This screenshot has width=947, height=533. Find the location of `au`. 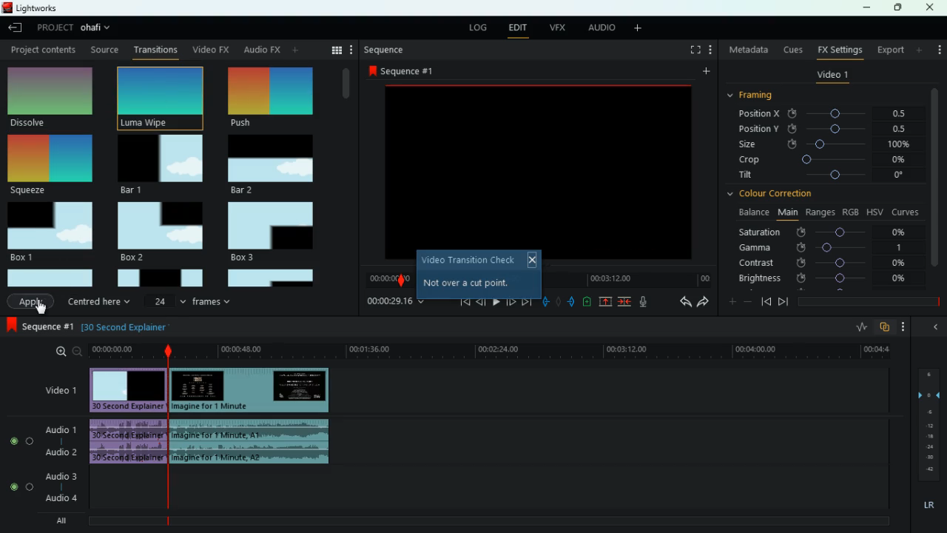

au is located at coordinates (247, 50).